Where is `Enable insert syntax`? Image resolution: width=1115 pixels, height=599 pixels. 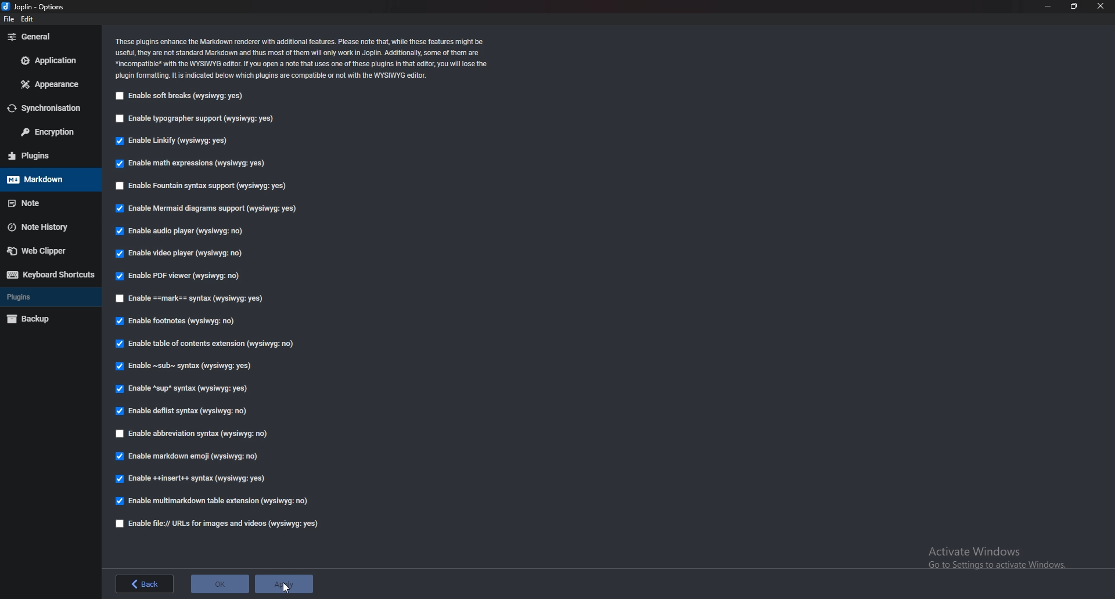
Enable insert syntax is located at coordinates (193, 478).